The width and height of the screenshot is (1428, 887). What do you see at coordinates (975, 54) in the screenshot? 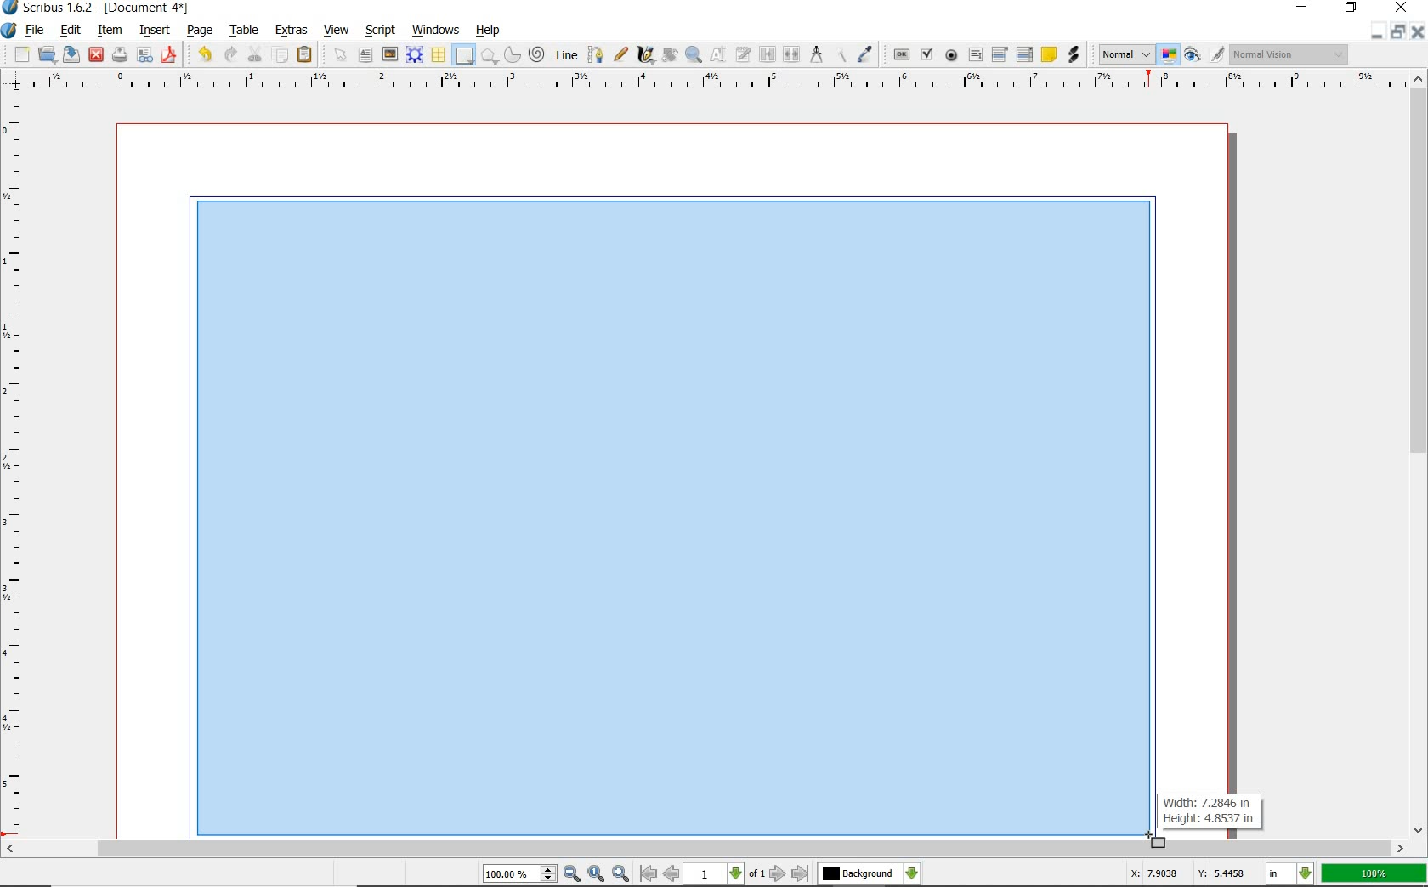
I see `pdf text field` at bounding box center [975, 54].